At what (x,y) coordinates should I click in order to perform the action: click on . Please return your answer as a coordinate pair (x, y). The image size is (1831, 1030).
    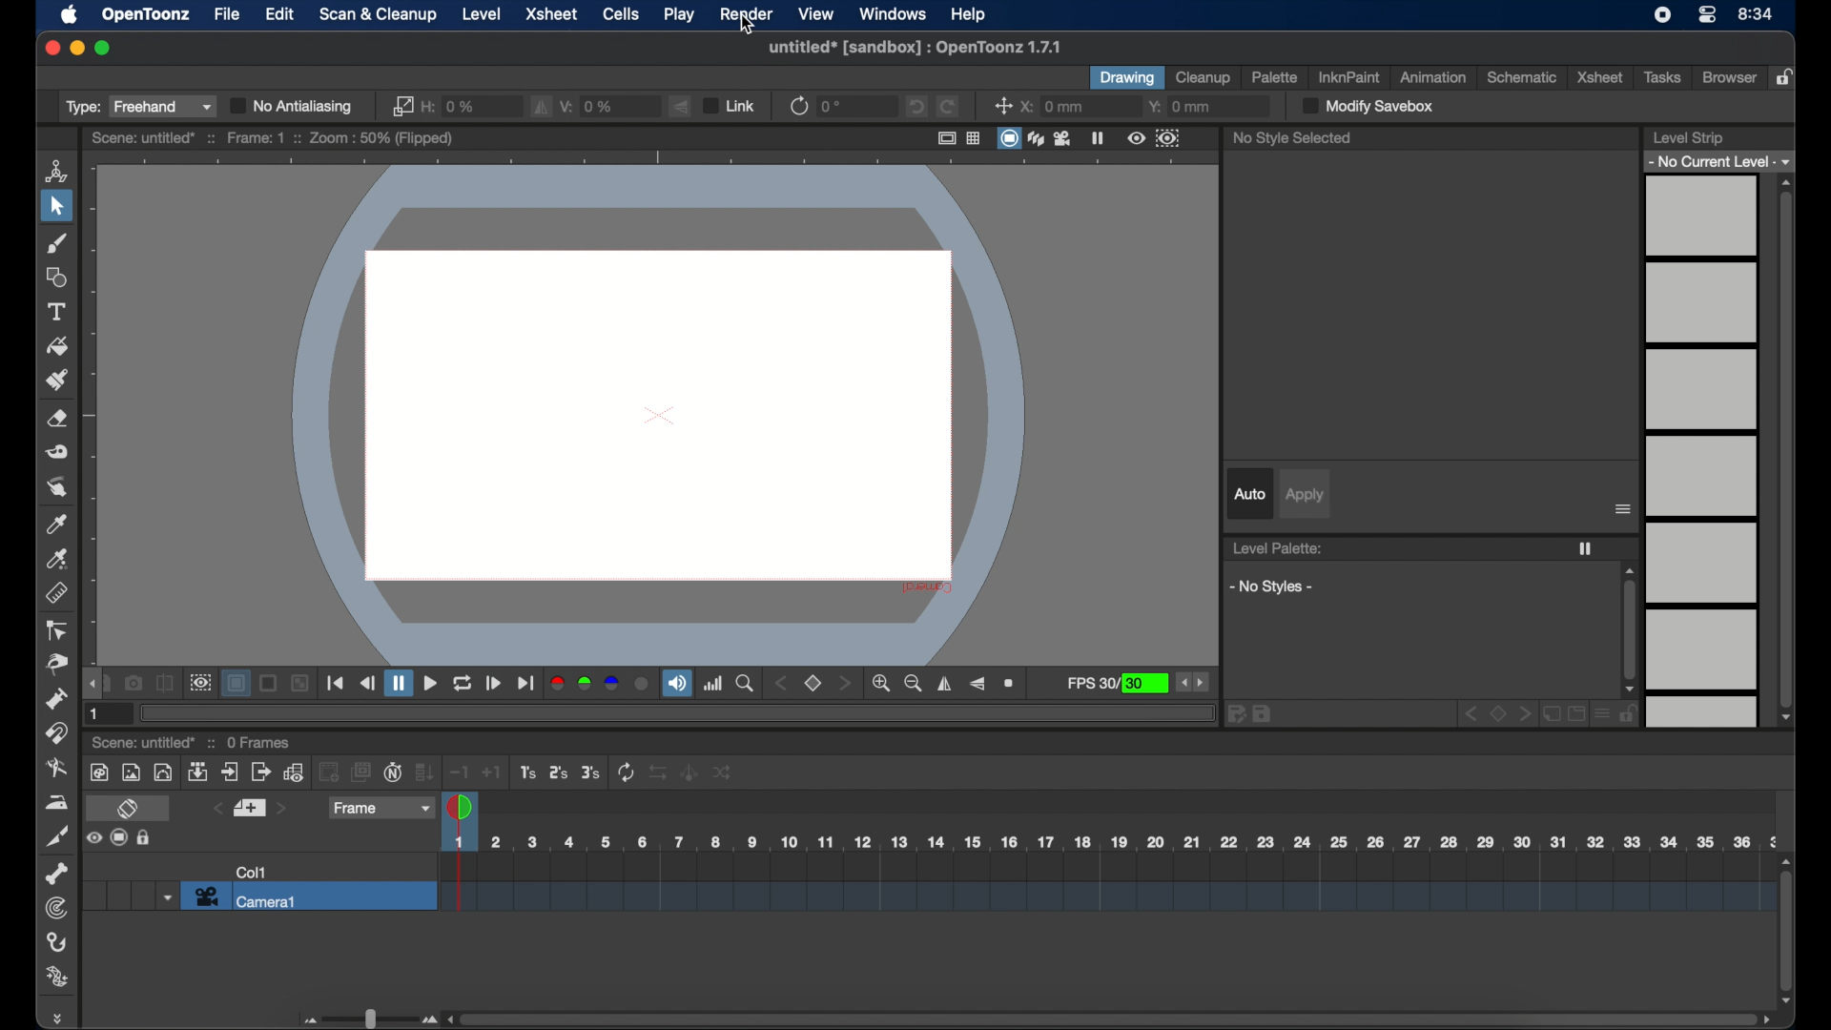
    Looking at the image, I should click on (94, 837).